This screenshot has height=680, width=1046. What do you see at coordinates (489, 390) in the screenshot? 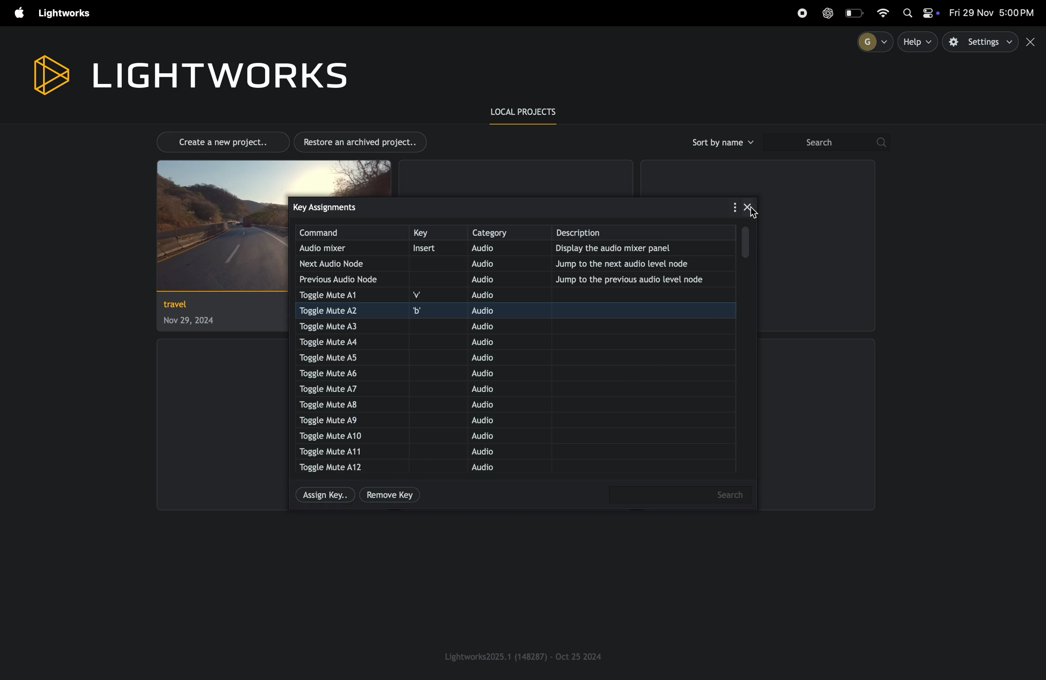
I see `audio` at bounding box center [489, 390].